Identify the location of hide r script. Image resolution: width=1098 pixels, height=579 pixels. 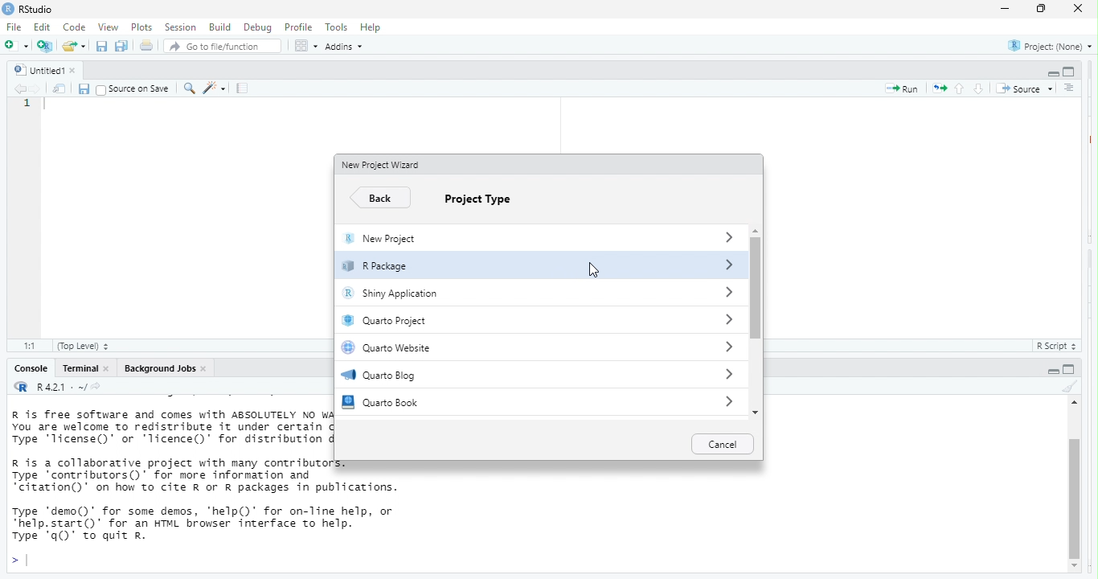
(1051, 73).